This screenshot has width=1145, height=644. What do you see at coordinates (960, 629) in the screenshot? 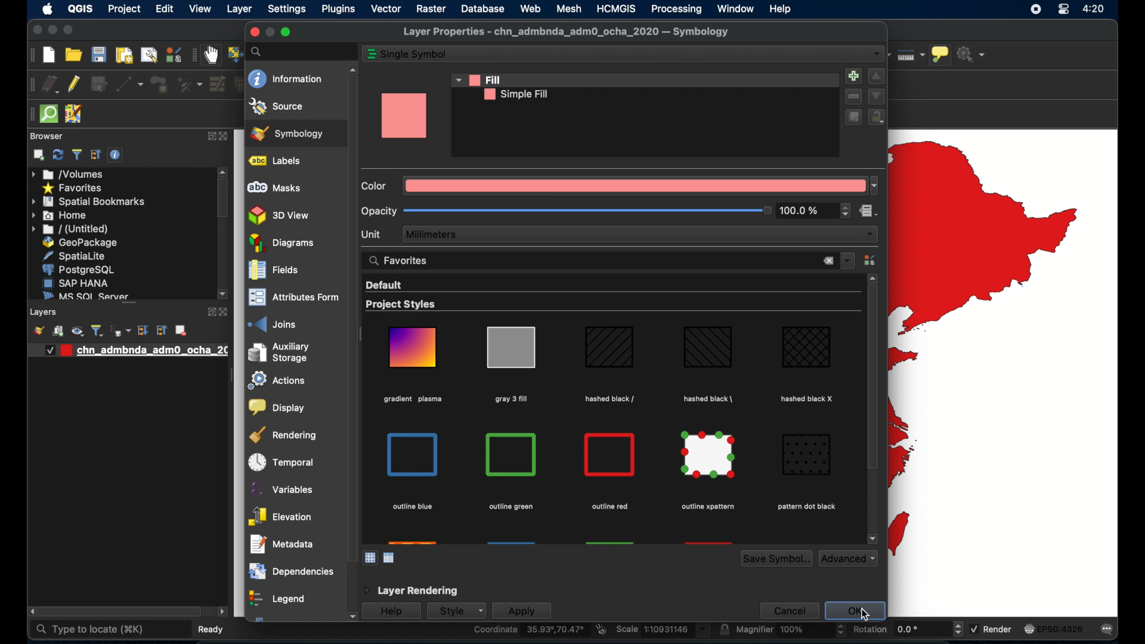
I see `increase or decrease rotation value` at bounding box center [960, 629].